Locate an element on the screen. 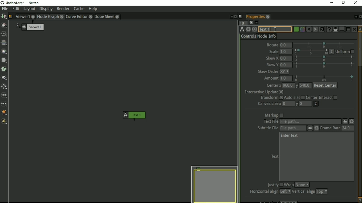 Image resolution: width=362 pixels, height=203 pixels.  Restore down is located at coordinates (343, 3).